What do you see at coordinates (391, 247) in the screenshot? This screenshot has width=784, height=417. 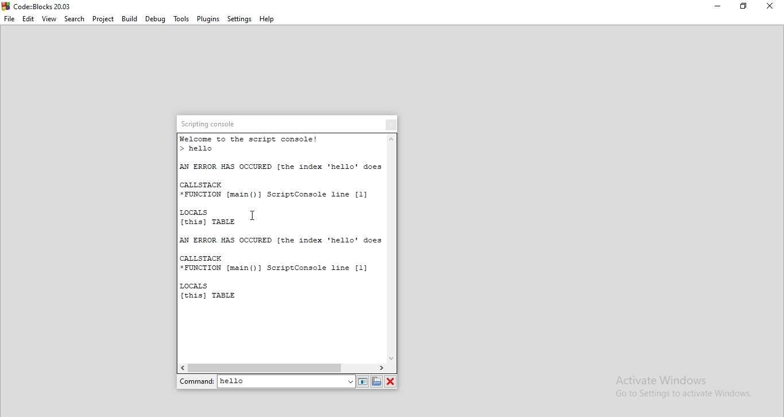 I see `scroll bar` at bounding box center [391, 247].